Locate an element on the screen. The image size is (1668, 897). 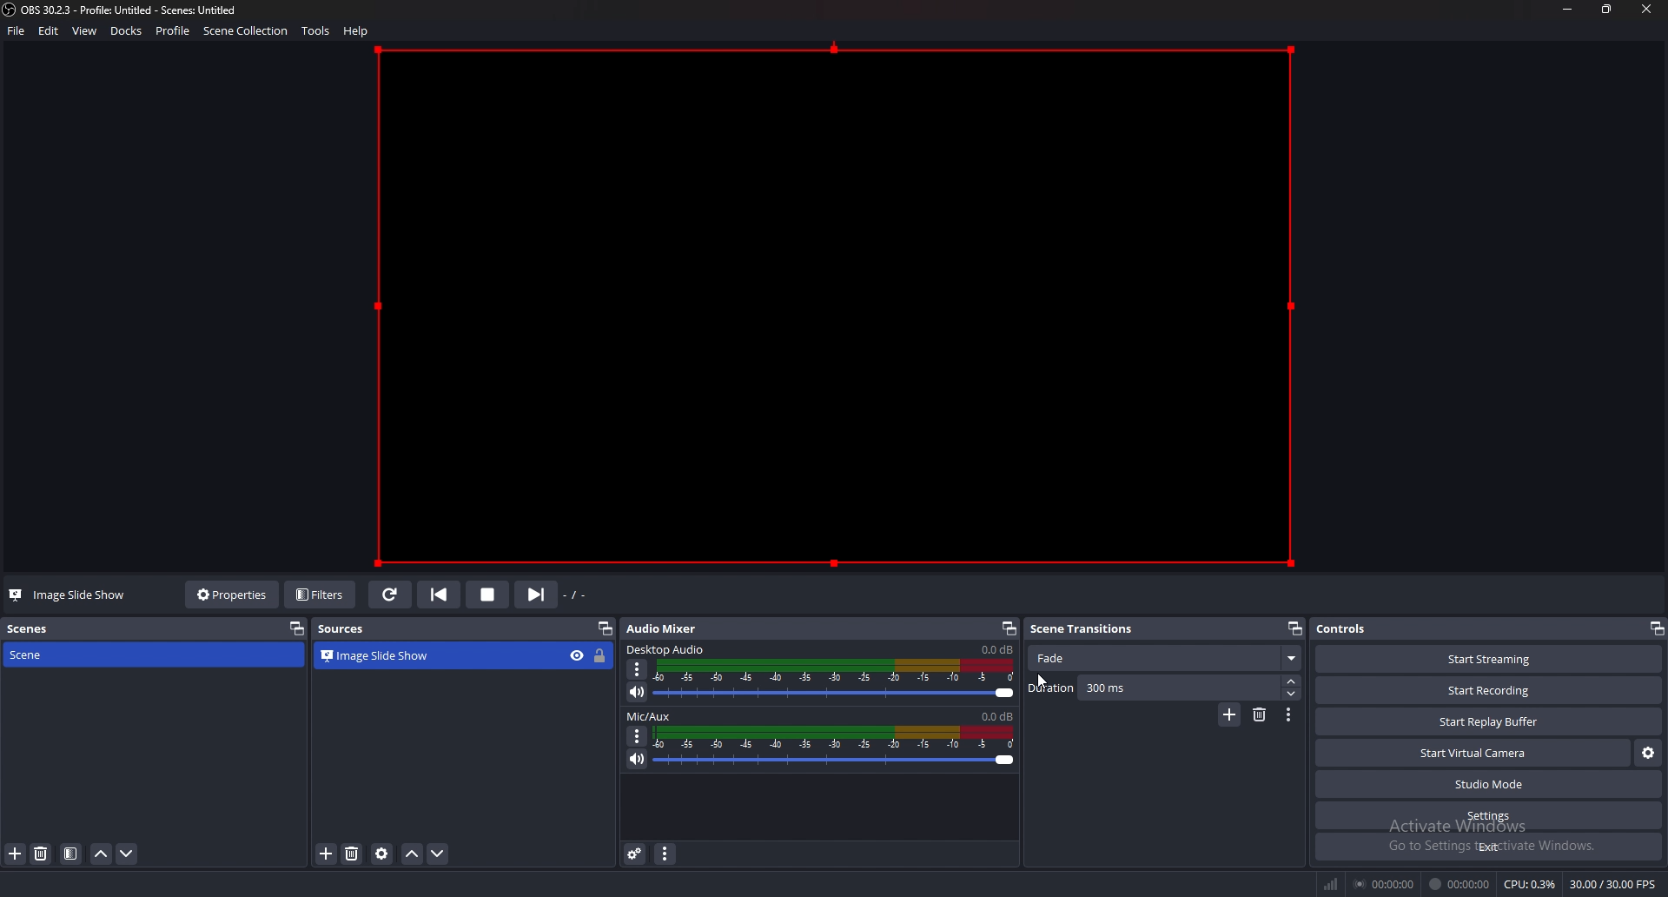
view is located at coordinates (85, 30).